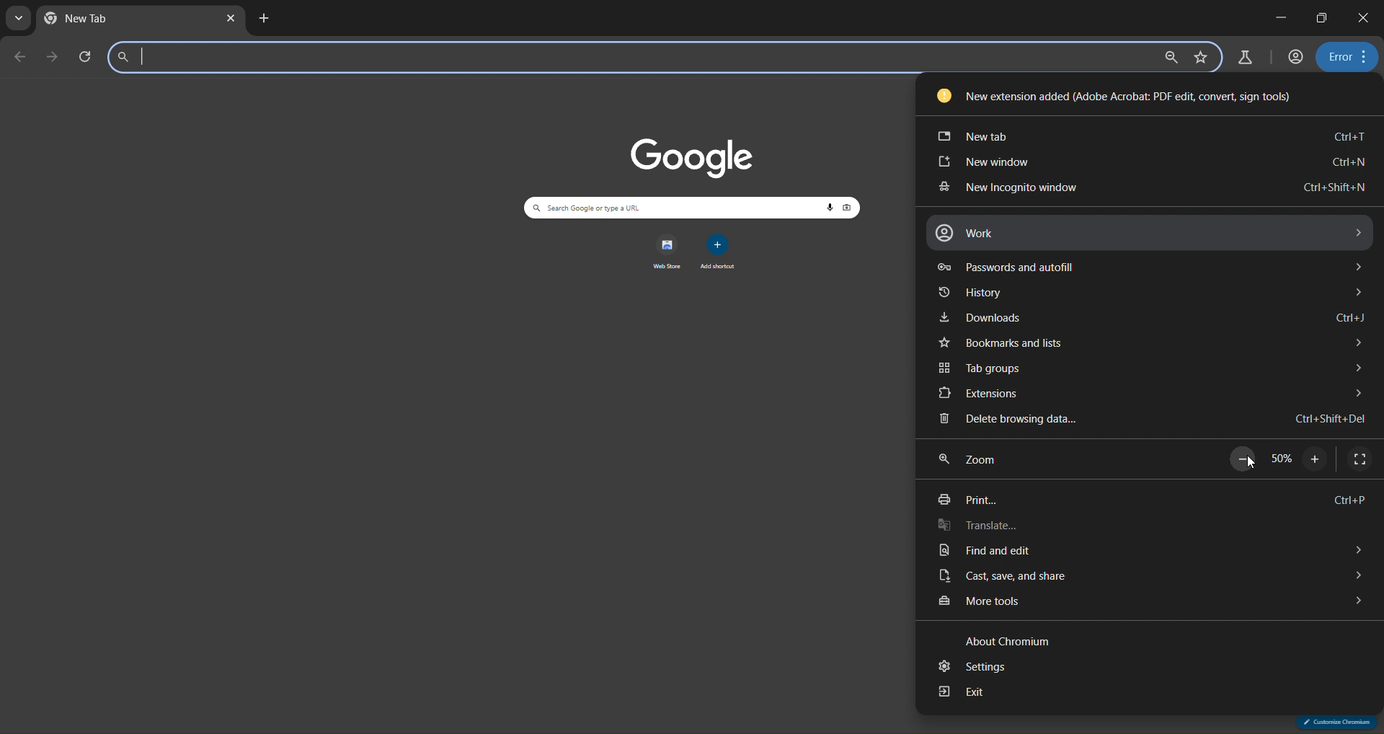 The image size is (1384, 734). What do you see at coordinates (1279, 15) in the screenshot?
I see `minimize` at bounding box center [1279, 15].